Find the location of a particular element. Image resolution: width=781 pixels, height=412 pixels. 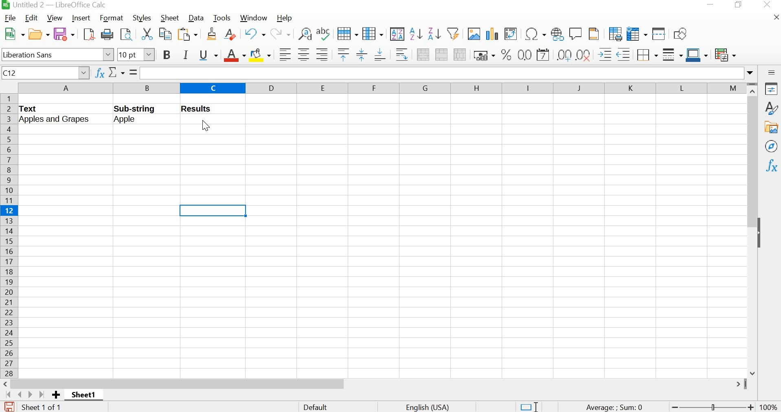

increase indent is located at coordinates (605, 54).